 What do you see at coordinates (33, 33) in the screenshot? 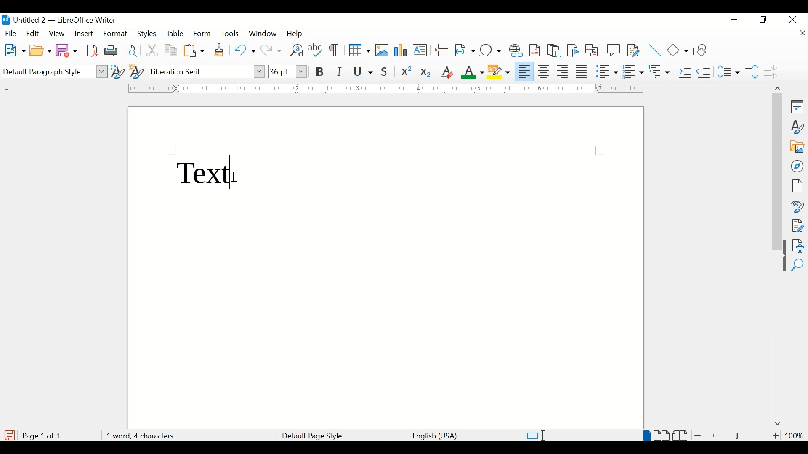
I see `edit` at bounding box center [33, 33].